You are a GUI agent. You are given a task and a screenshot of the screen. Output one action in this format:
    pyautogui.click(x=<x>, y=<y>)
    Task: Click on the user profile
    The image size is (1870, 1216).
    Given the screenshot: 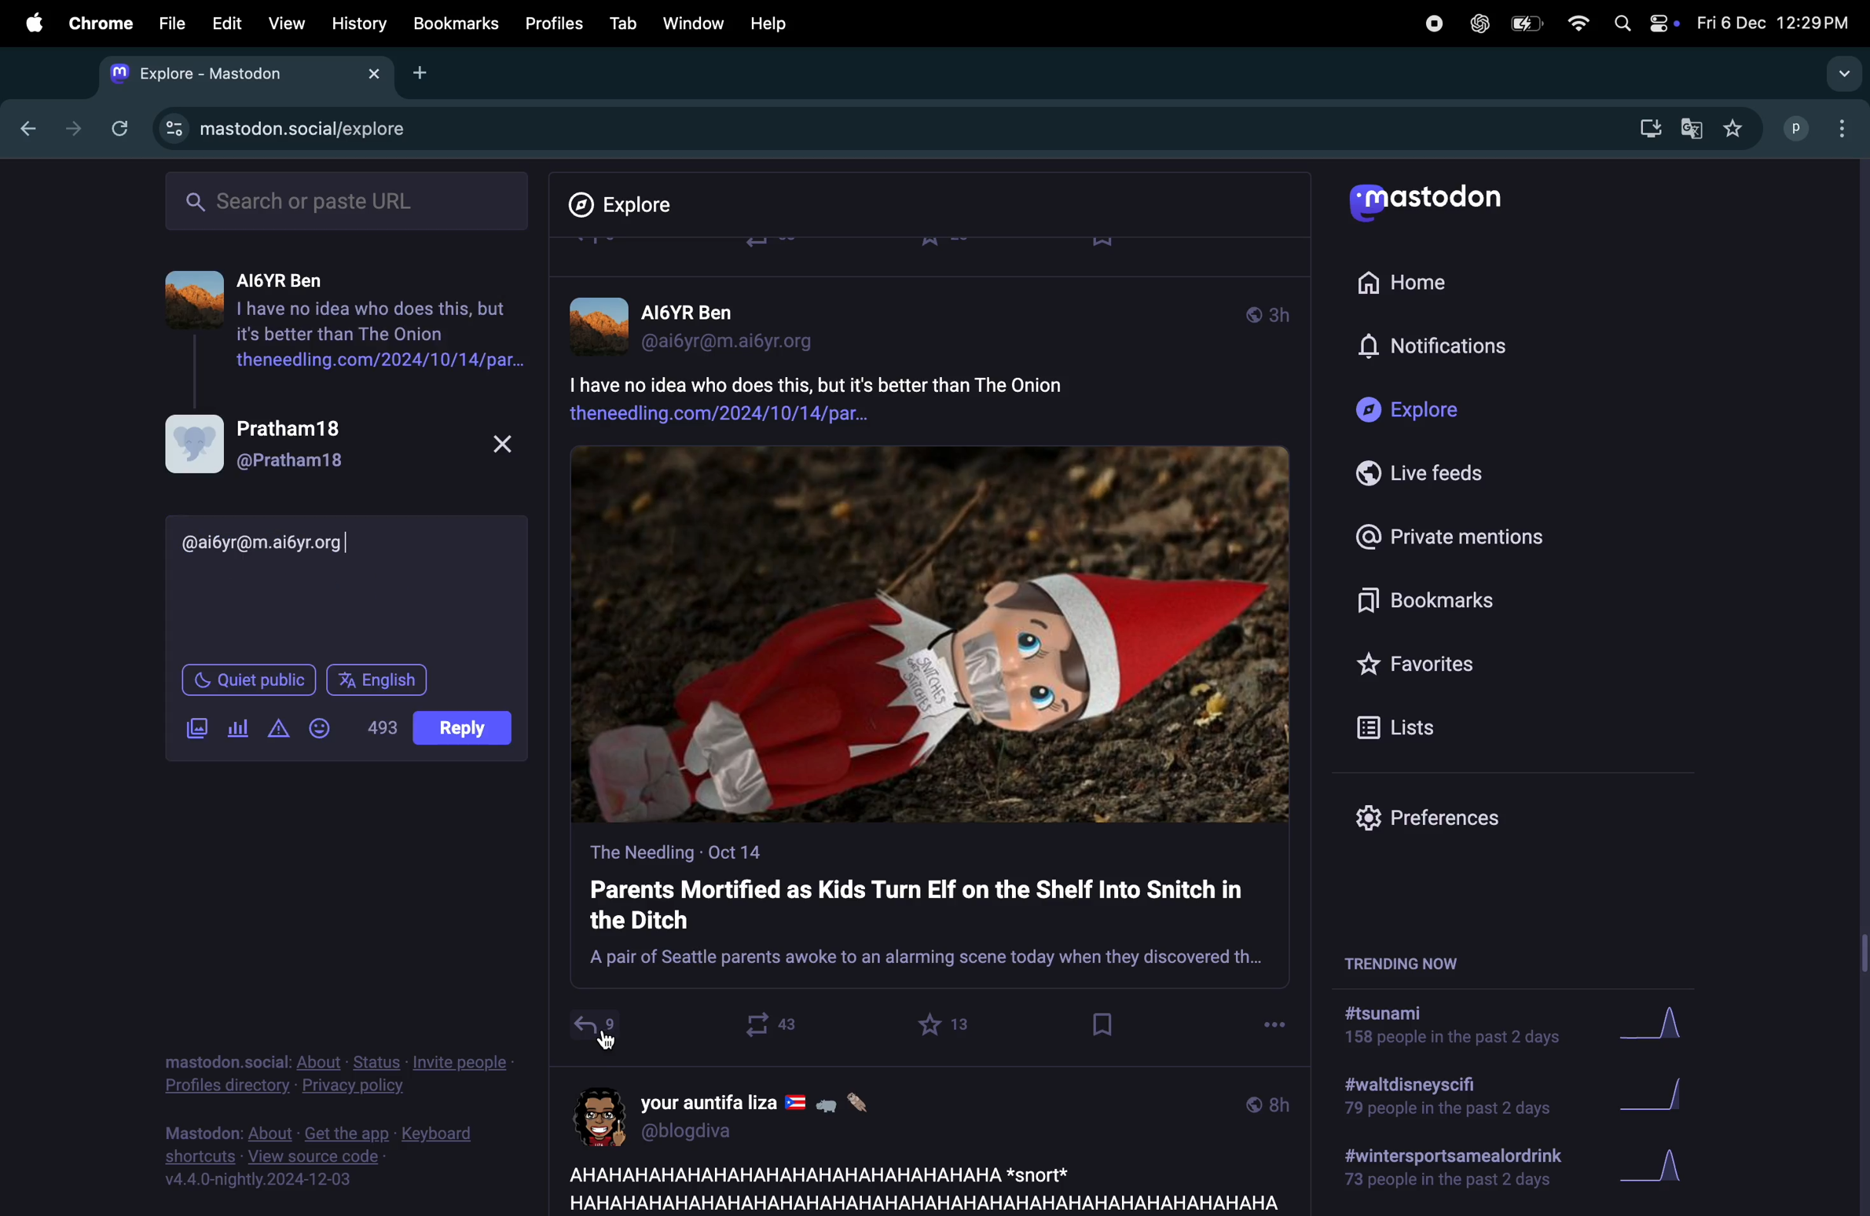 What is the action you would take?
    pyautogui.click(x=750, y=1114)
    